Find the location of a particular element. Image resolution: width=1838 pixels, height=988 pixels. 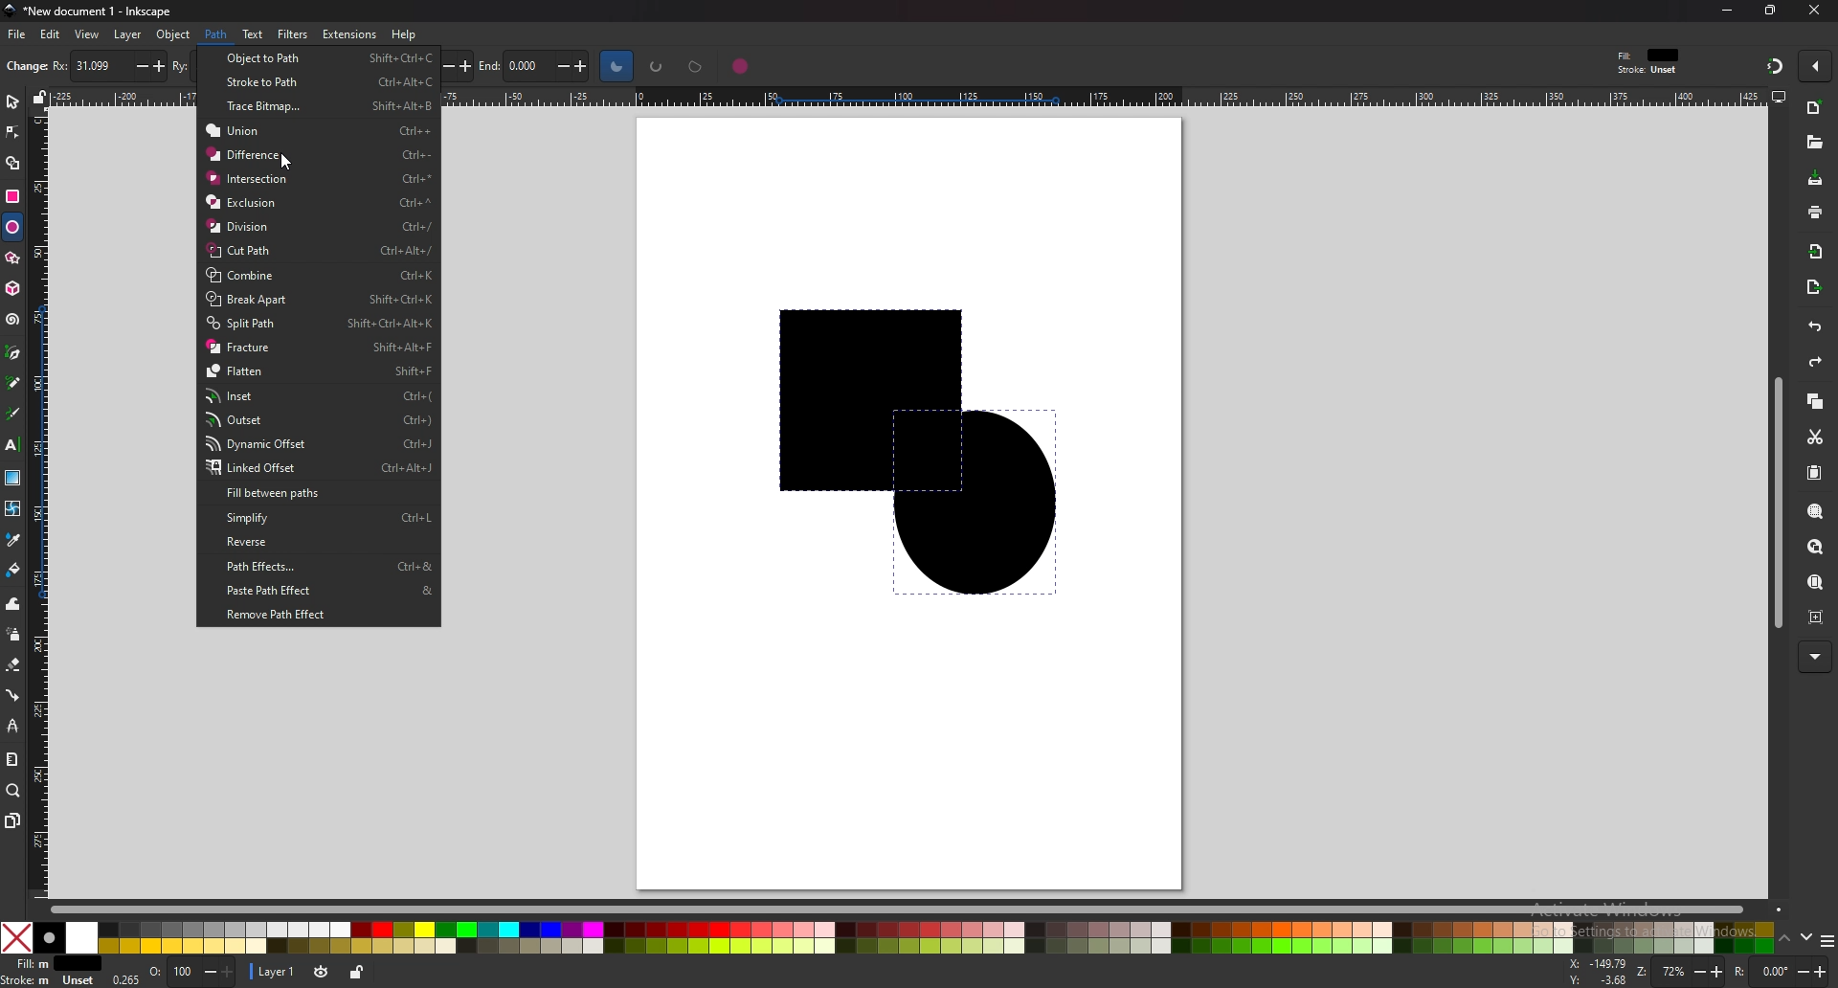

shapes is located at coordinates (897, 453).